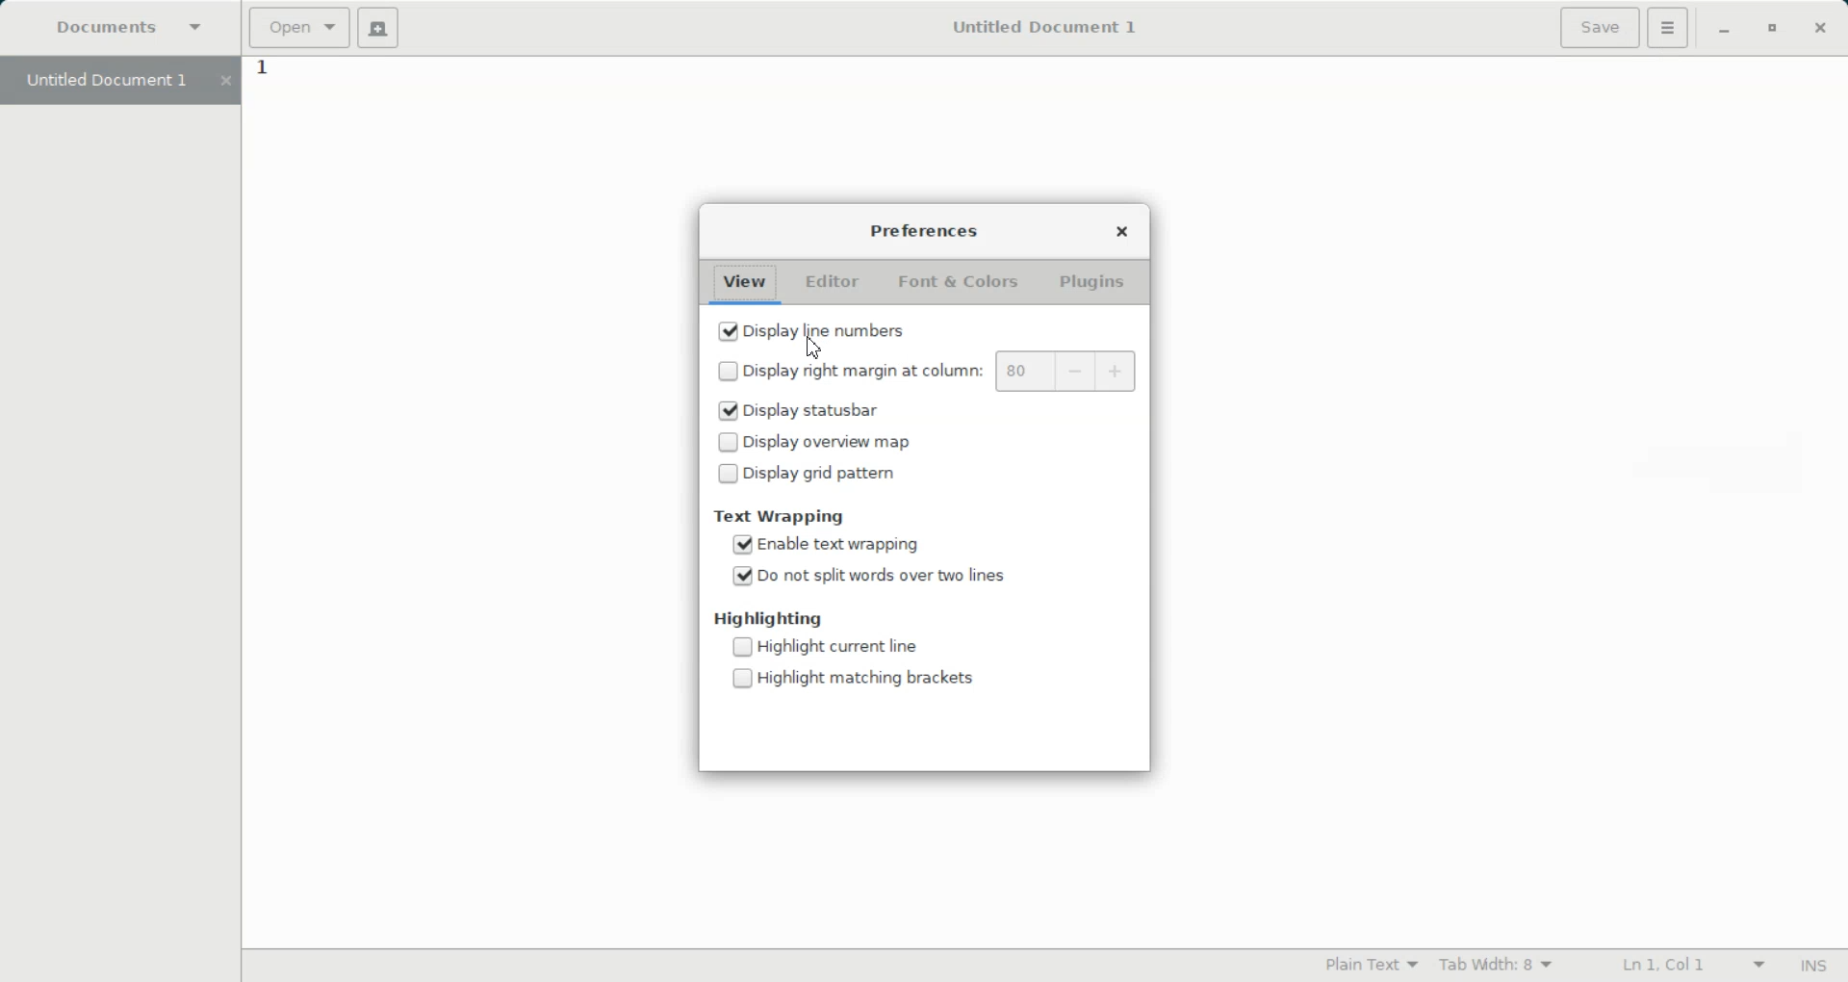  I want to click on (un)check Enable text wrapping, so click(825, 544).